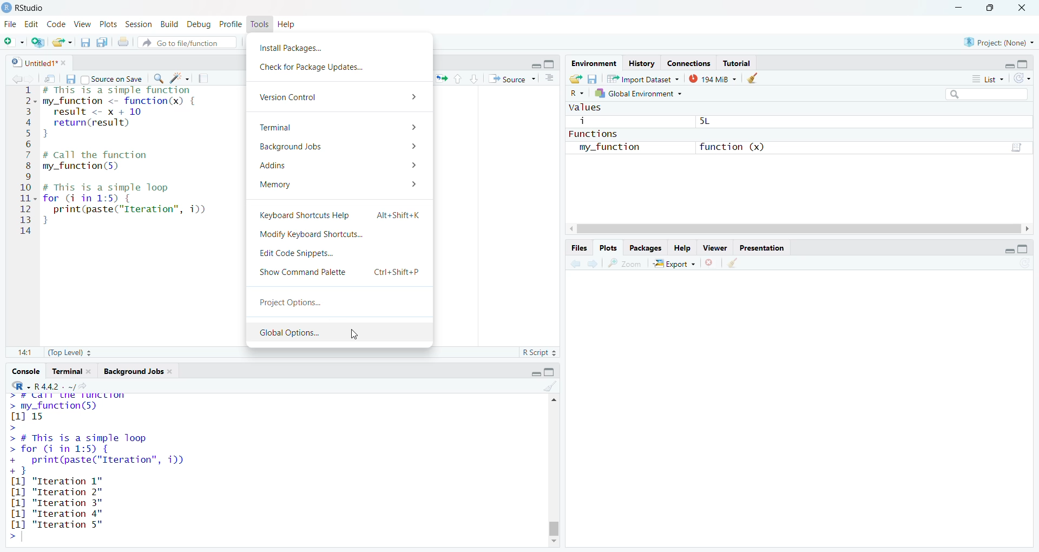 This screenshot has height=552, width=1039. I want to click on functions, so click(602, 134).